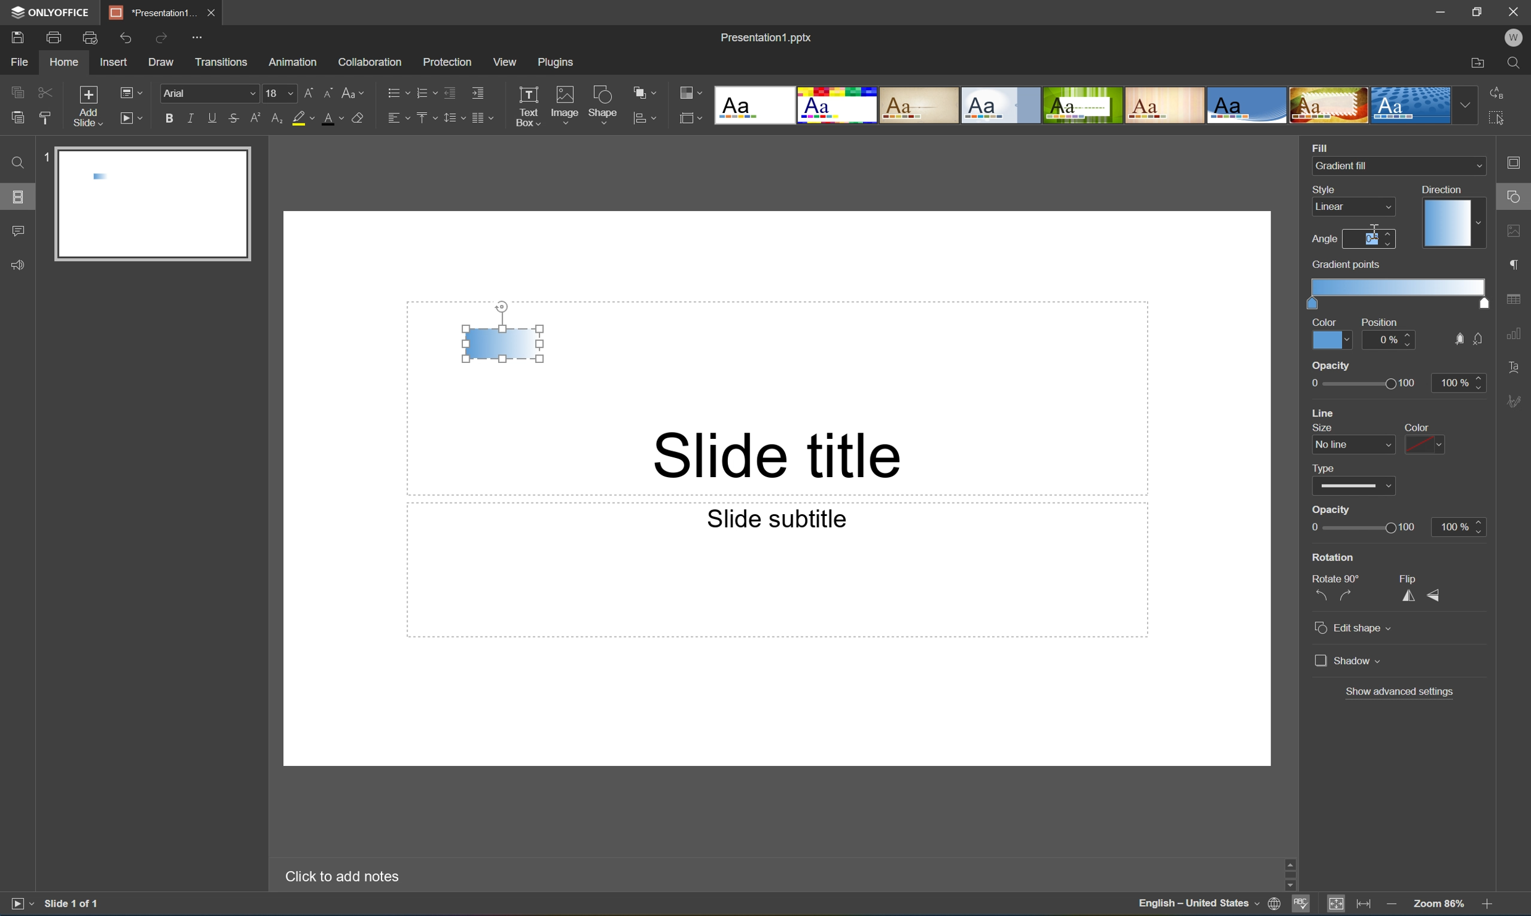 The width and height of the screenshot is (1531, 916). I want to click on Rotation, so click(1334, 557).